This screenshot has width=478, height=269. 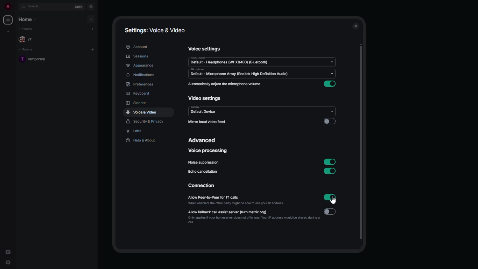 What do you see at coordinates (8, 251) in the screenshot?
I see `threads` at bounding box center [8, 251].